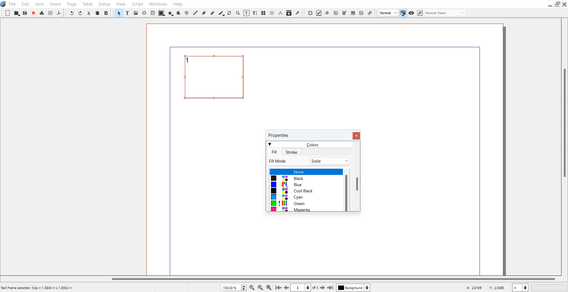  I want to click on Colors, so click(308, 145).